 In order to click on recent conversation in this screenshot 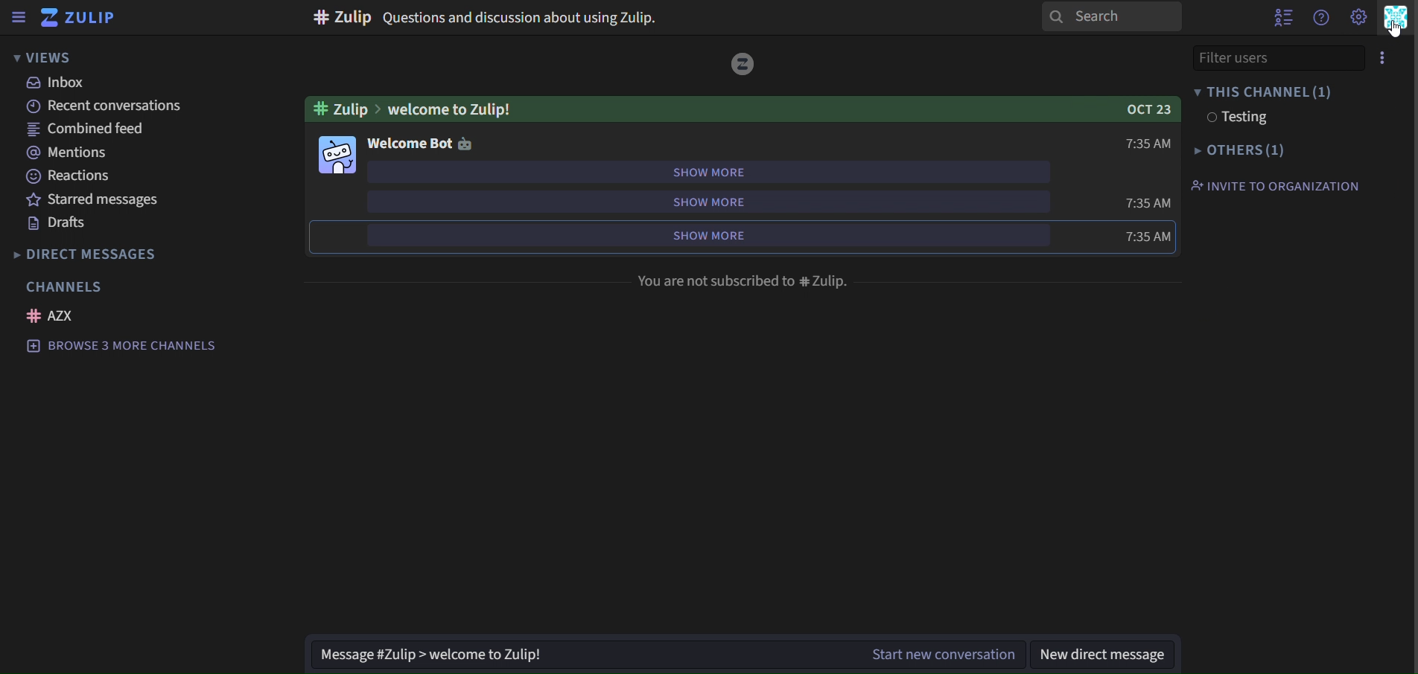, I will do `click(110, 106)`.